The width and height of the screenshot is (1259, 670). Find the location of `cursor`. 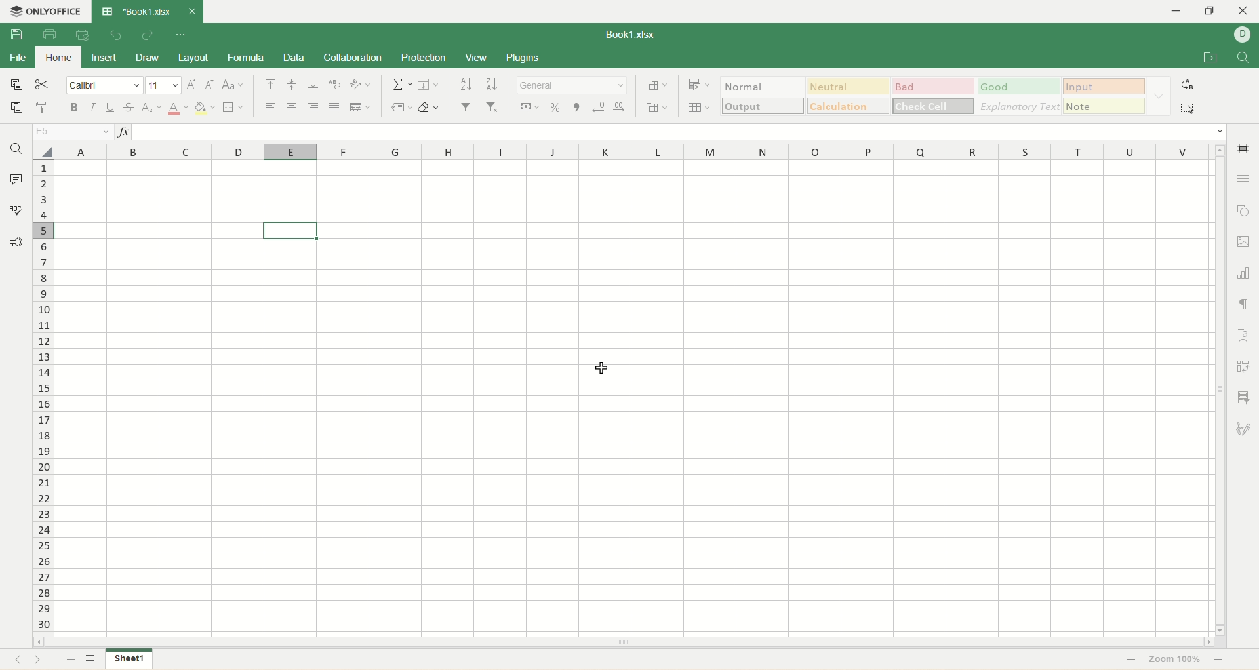

cursor is located at coordinates (607, 368).